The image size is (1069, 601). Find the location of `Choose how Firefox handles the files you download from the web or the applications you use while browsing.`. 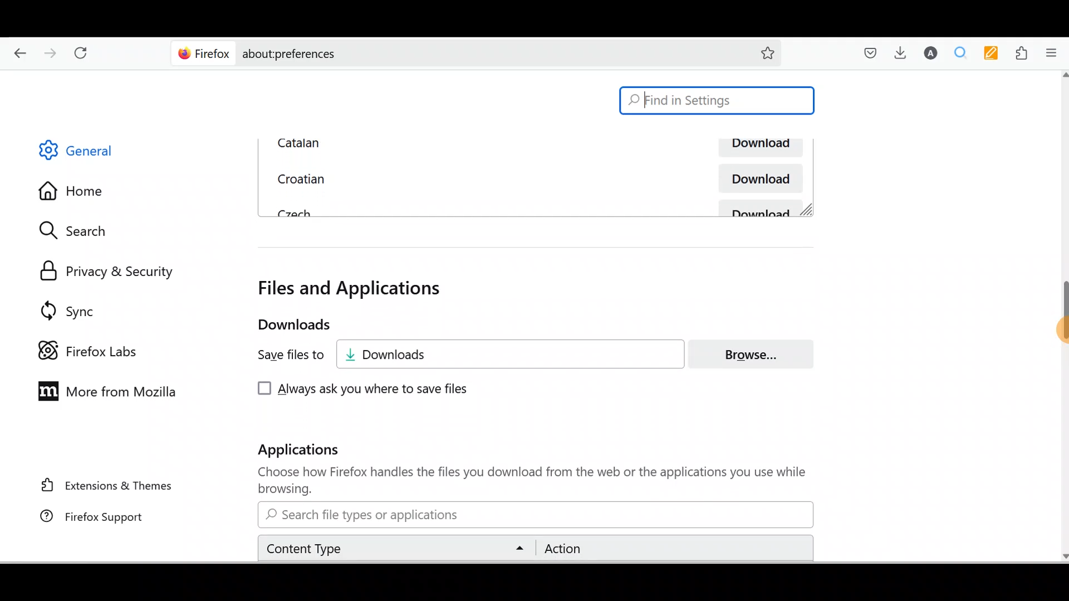

Choose how Firefox handles the files you download from the web or the applications you use while browsing. is located at coordinates (524, 481).